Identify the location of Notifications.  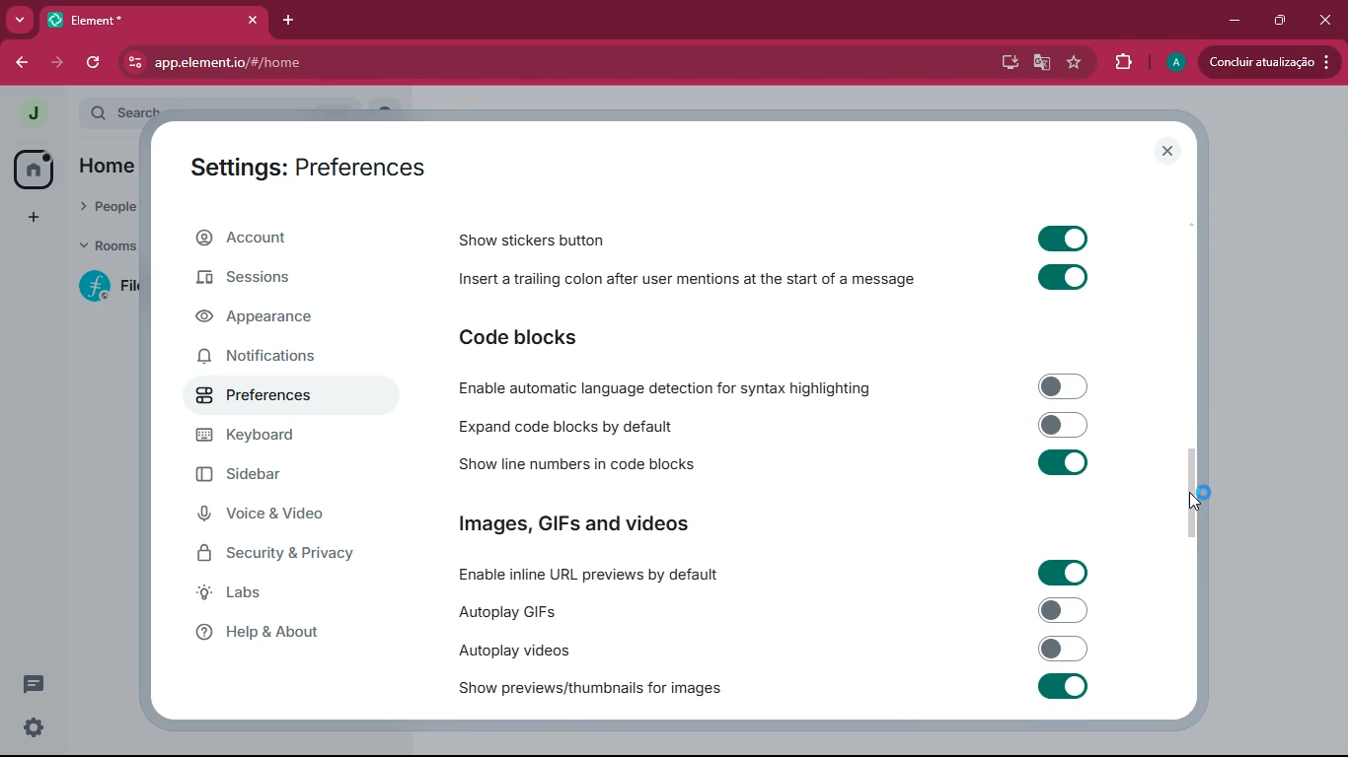
(256, 357).